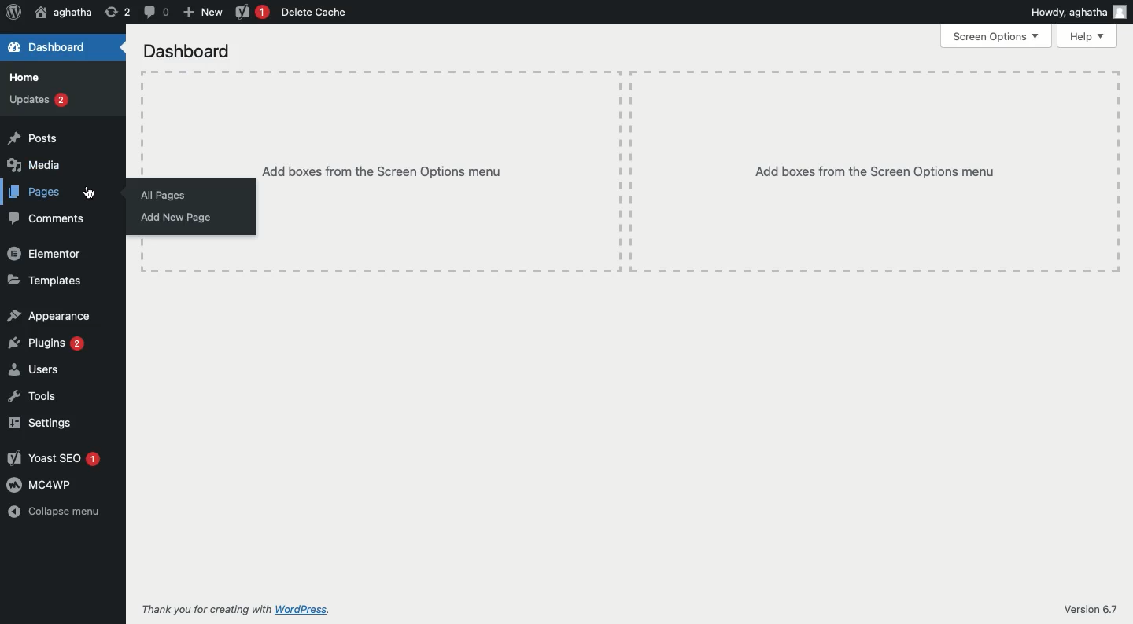  I want to click on Howdy user, so click(1079, 12).